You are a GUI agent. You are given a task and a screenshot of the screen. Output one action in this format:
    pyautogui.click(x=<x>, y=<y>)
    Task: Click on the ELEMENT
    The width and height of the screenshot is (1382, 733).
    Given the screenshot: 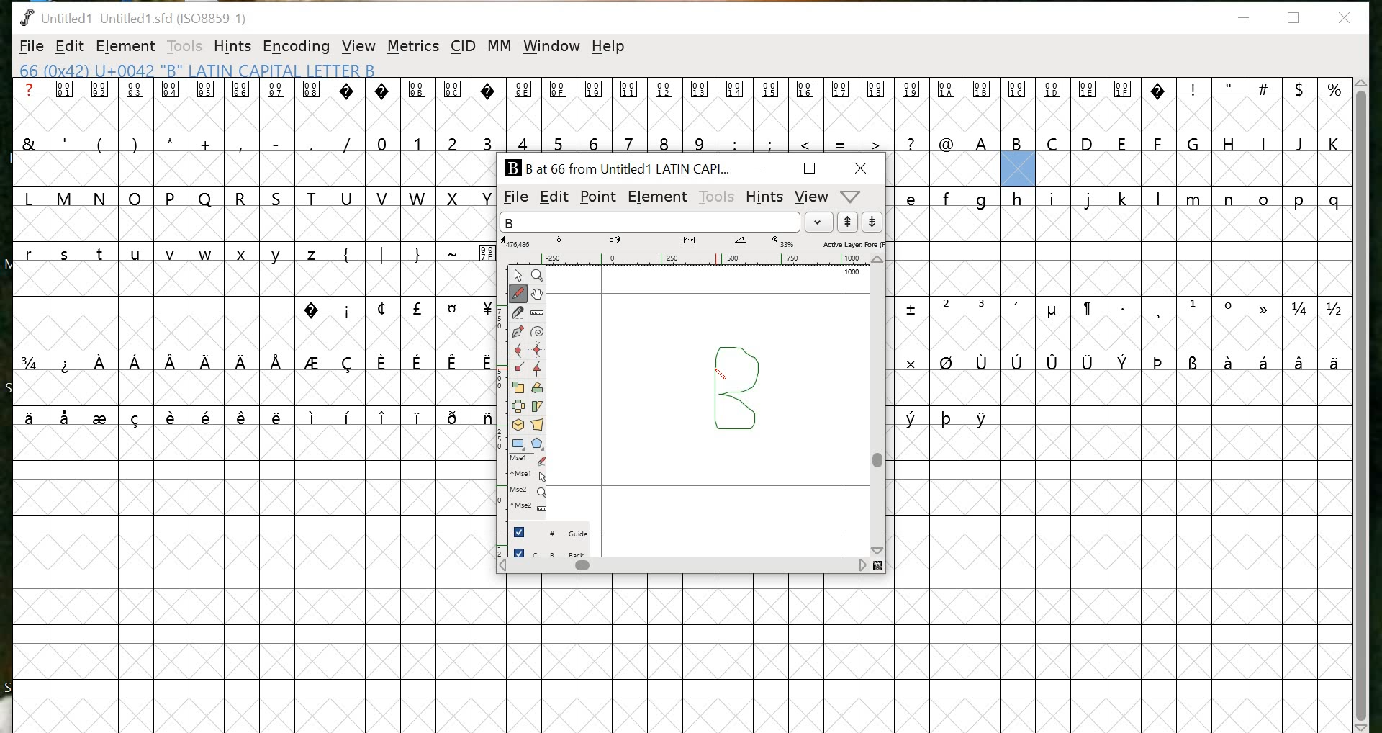 What is the action you would take?
    pyautogui.click(x=657, y=197)
    